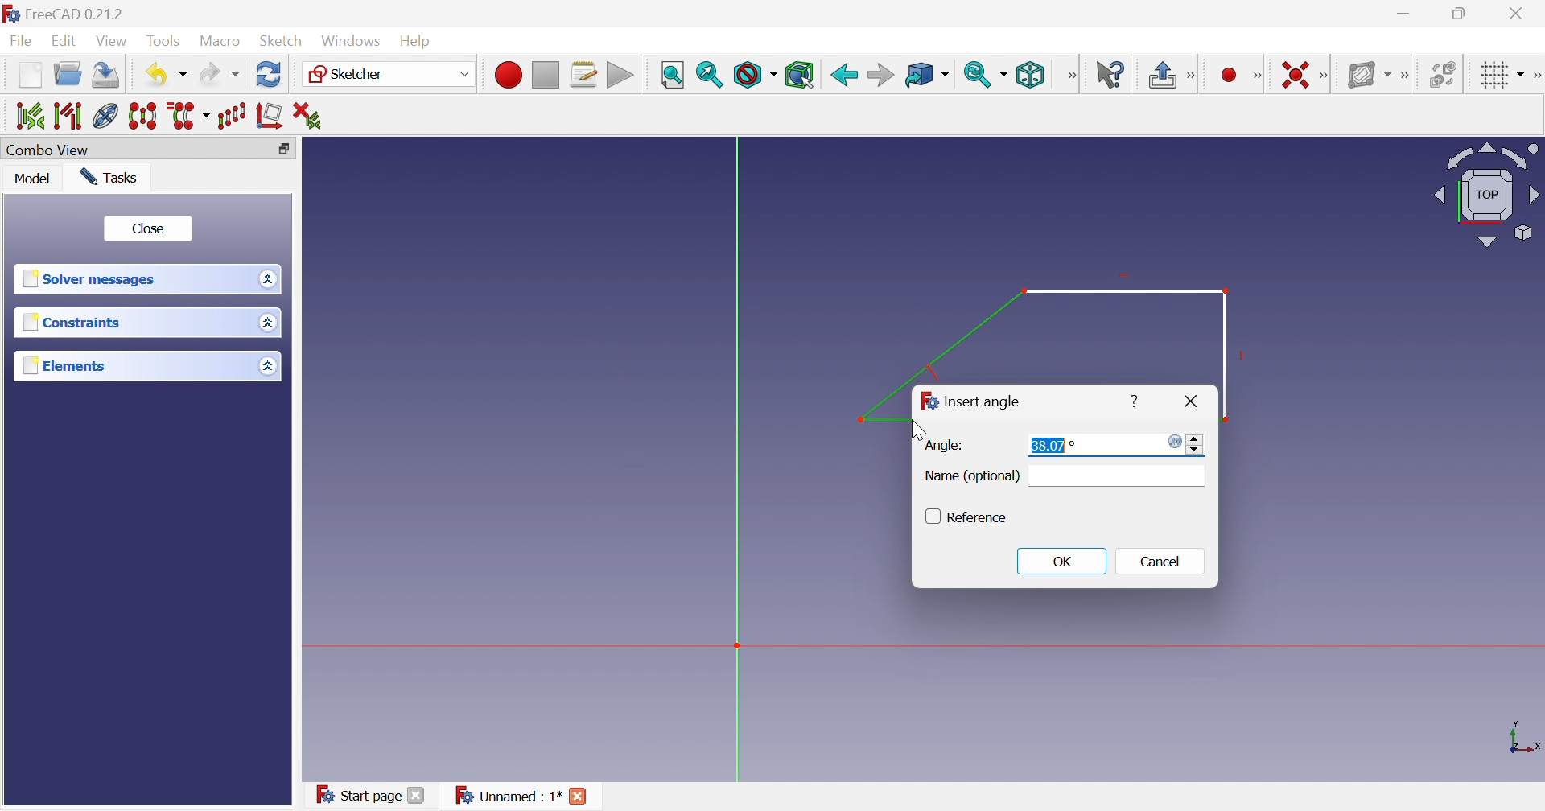 Image resolution: width=1545 pixels, height=811 pixels. What do you see at coordinates (307, 114) in the screenshot?
I see `Delete all constraints` at bounding box center [307, 114].